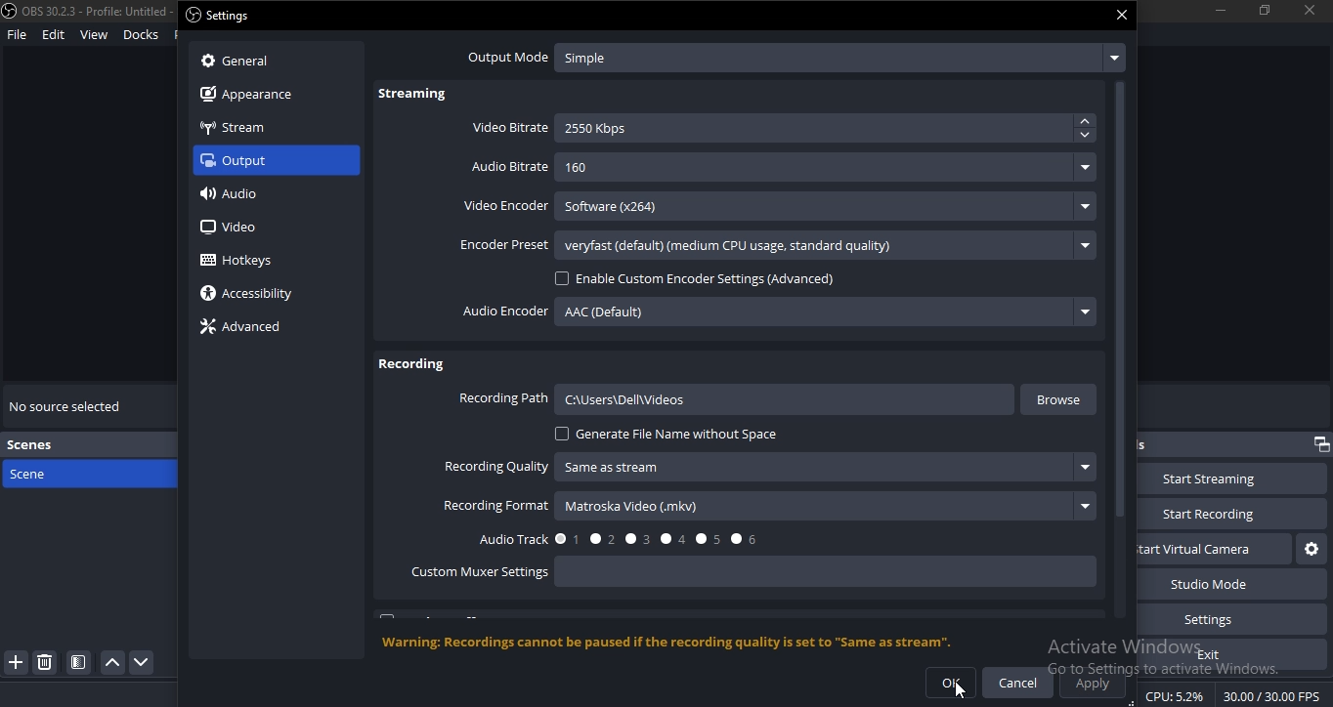 The width and height of the screenshot is (1333, 707). What do you see at coordinates (17, 663) in the screenshot?
I see `add scene` at bounding box center [17, 663].